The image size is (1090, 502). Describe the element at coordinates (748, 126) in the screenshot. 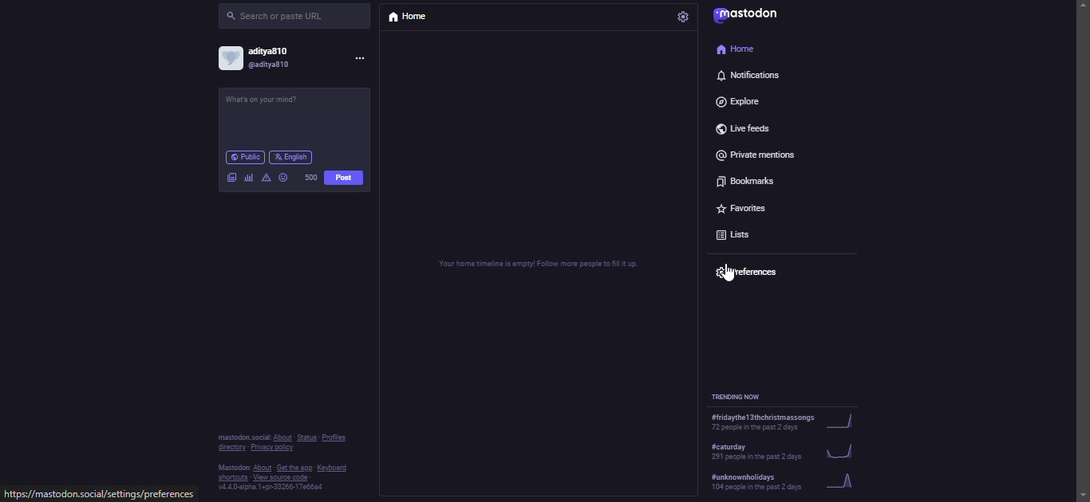

I see `live feeds` at that location.